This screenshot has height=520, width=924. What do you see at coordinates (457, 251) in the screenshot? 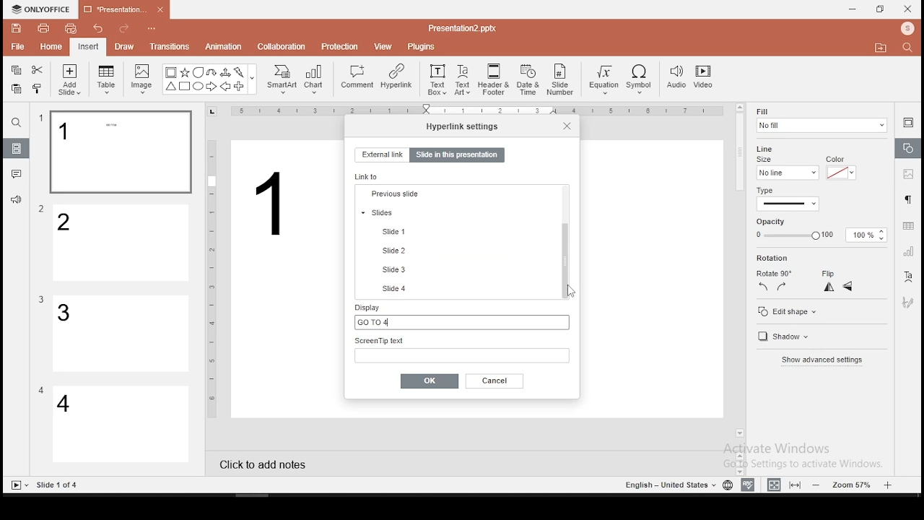
I see `previous slide` at bounding box center [457, 251].